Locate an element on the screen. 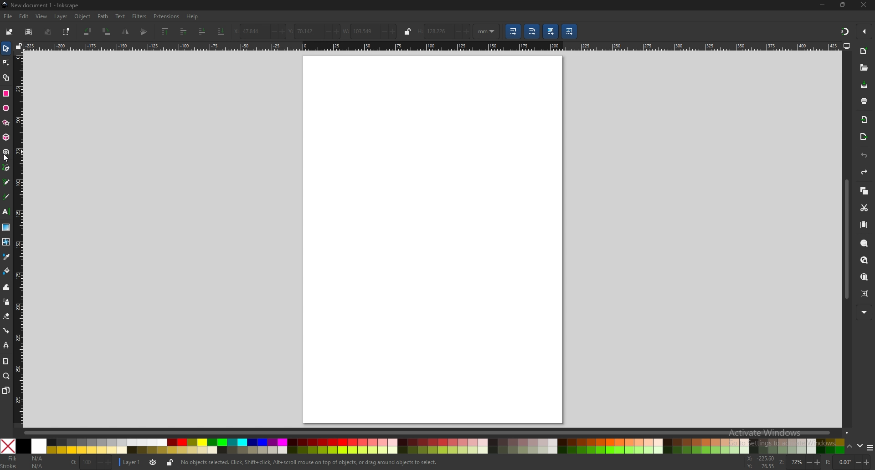  lower selection to bottom is located at coordinates (221, 31).